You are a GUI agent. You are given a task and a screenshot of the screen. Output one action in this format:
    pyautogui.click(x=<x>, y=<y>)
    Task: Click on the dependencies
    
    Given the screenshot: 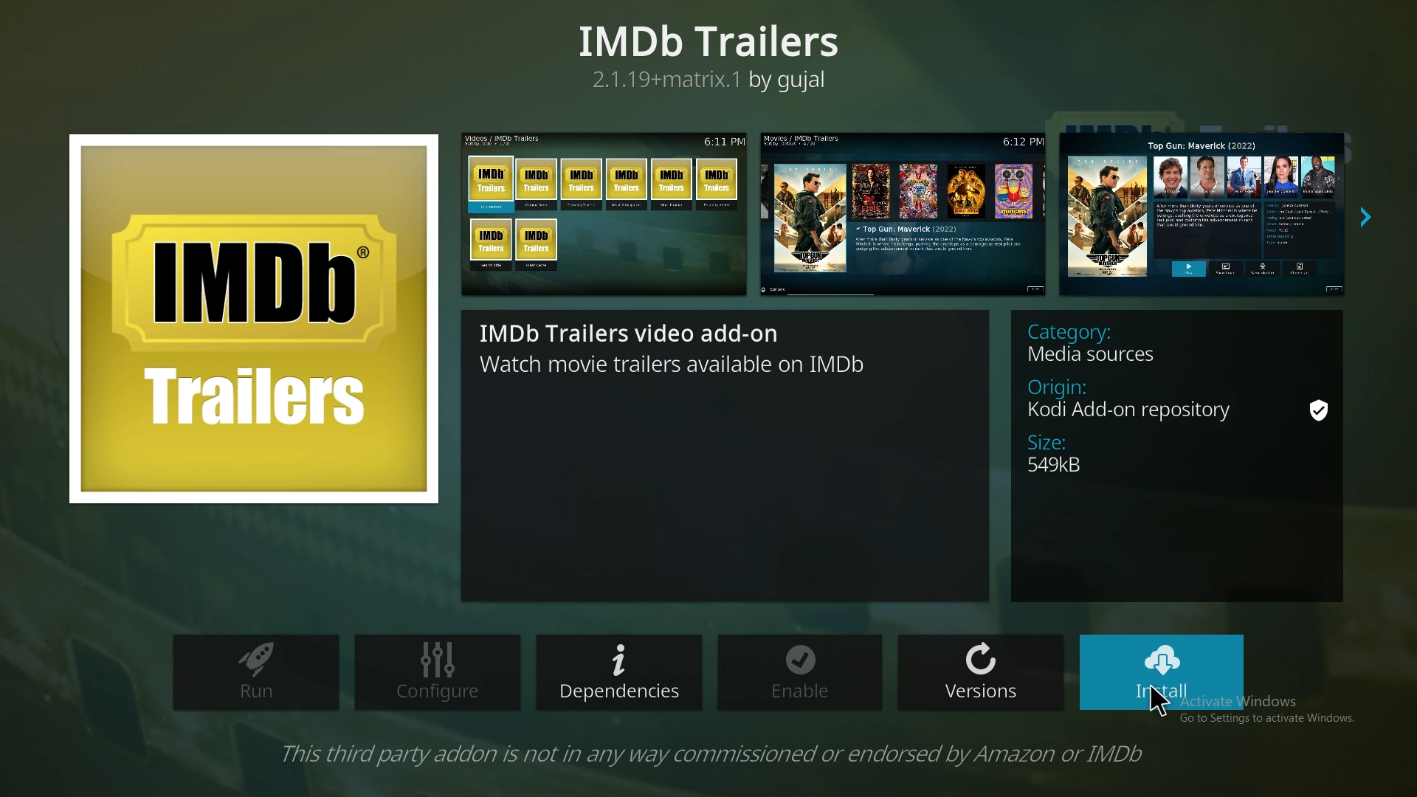 What is the action you would take?
    pyautogui.click(x=618, y=674)
    